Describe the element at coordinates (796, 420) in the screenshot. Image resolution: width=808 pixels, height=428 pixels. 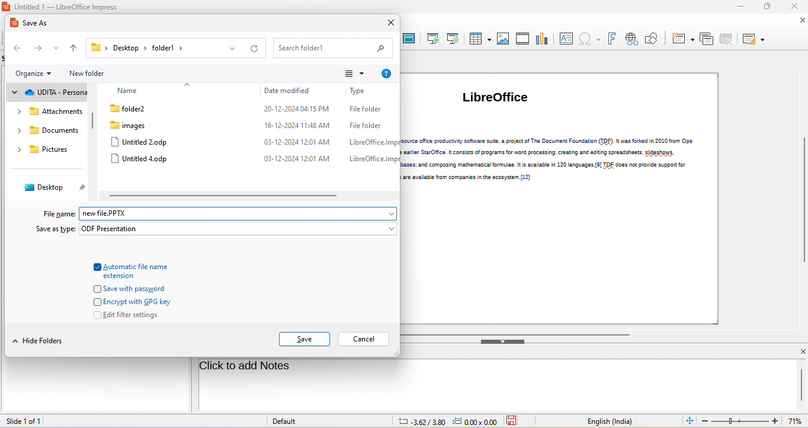
I see `current zoom: 71%` at that location.